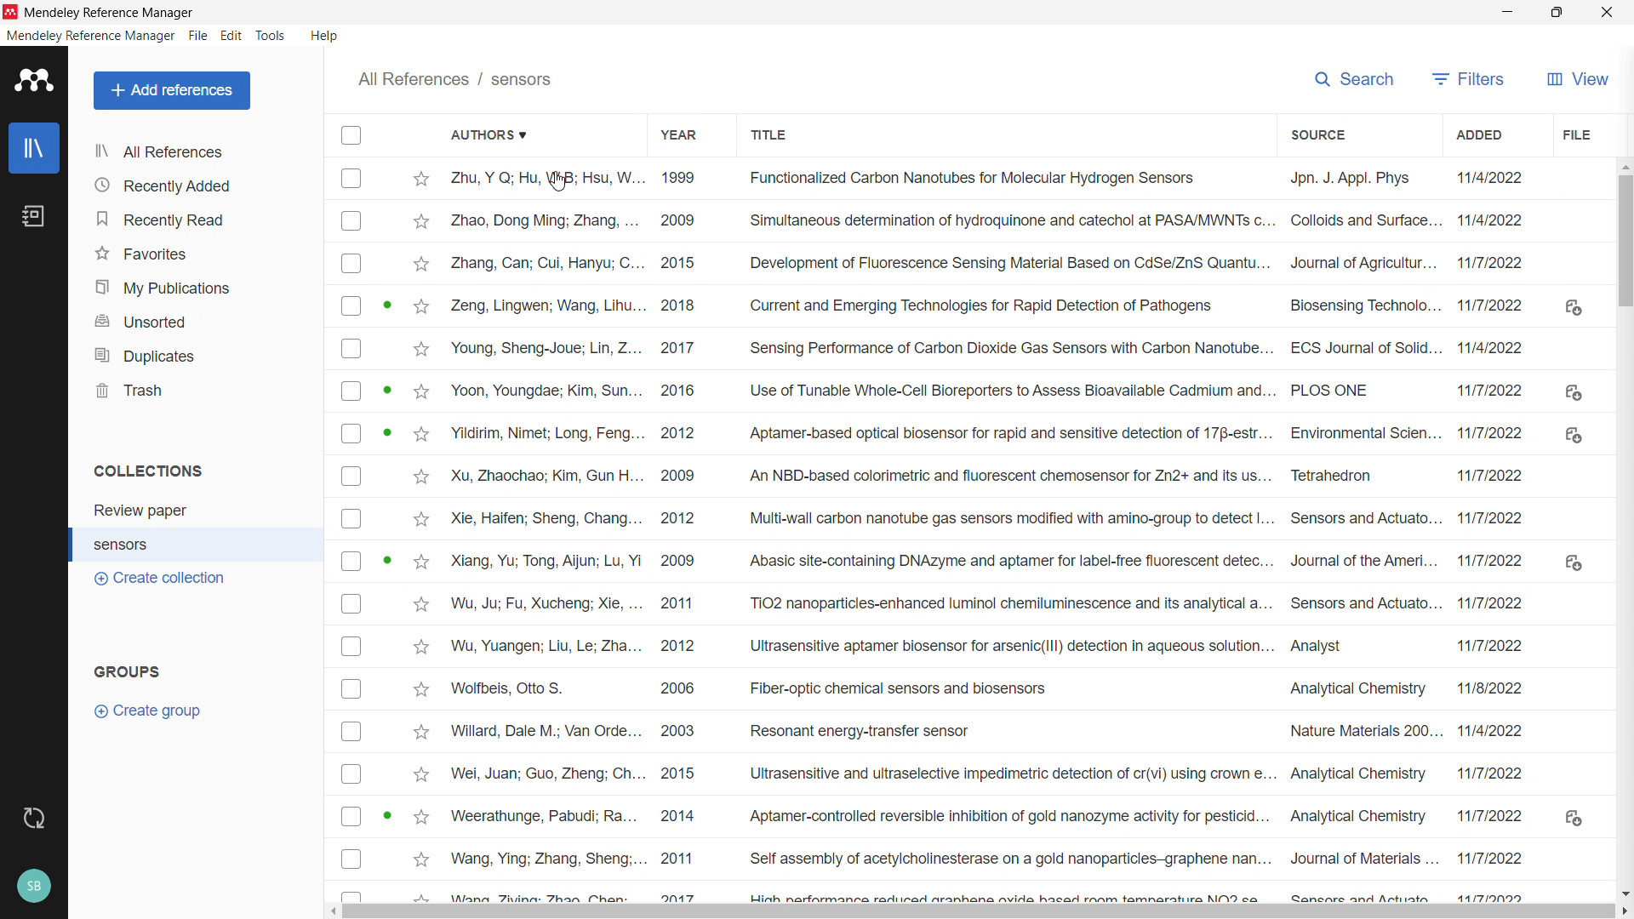  I want to click on Favourites , so click(199, 254).